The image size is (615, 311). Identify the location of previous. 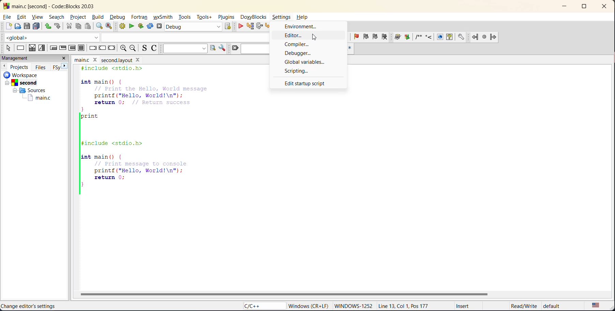
(4, 66).